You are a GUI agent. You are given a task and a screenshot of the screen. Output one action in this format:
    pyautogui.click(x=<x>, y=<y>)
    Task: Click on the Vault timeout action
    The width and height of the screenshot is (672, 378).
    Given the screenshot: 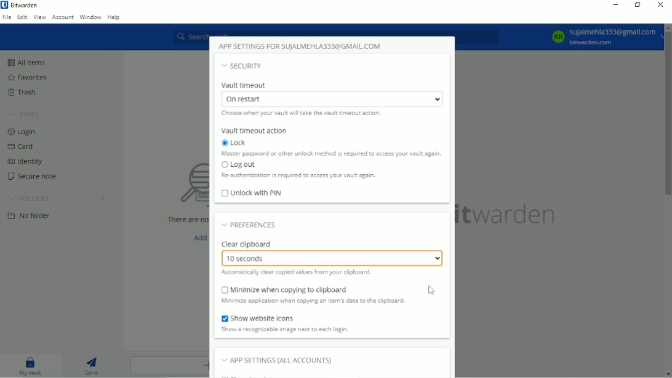 What is the action you would take?
    pyautogui.click(x=256, y=131)
    